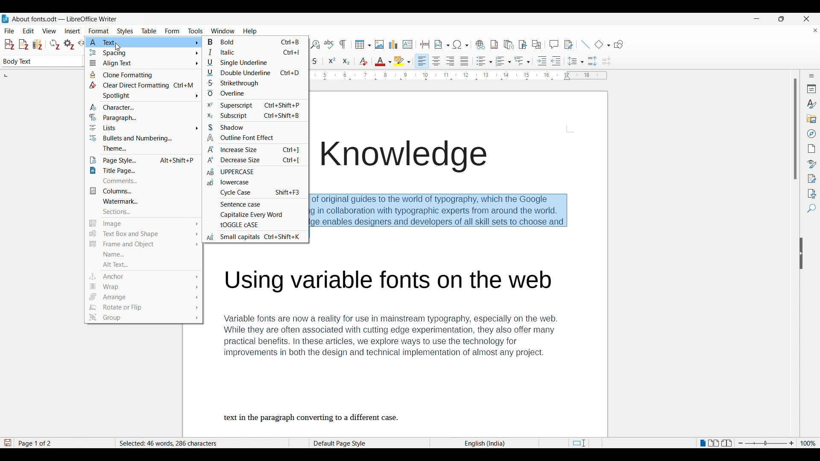  I want to click on text box and shape, so click(143, 234).